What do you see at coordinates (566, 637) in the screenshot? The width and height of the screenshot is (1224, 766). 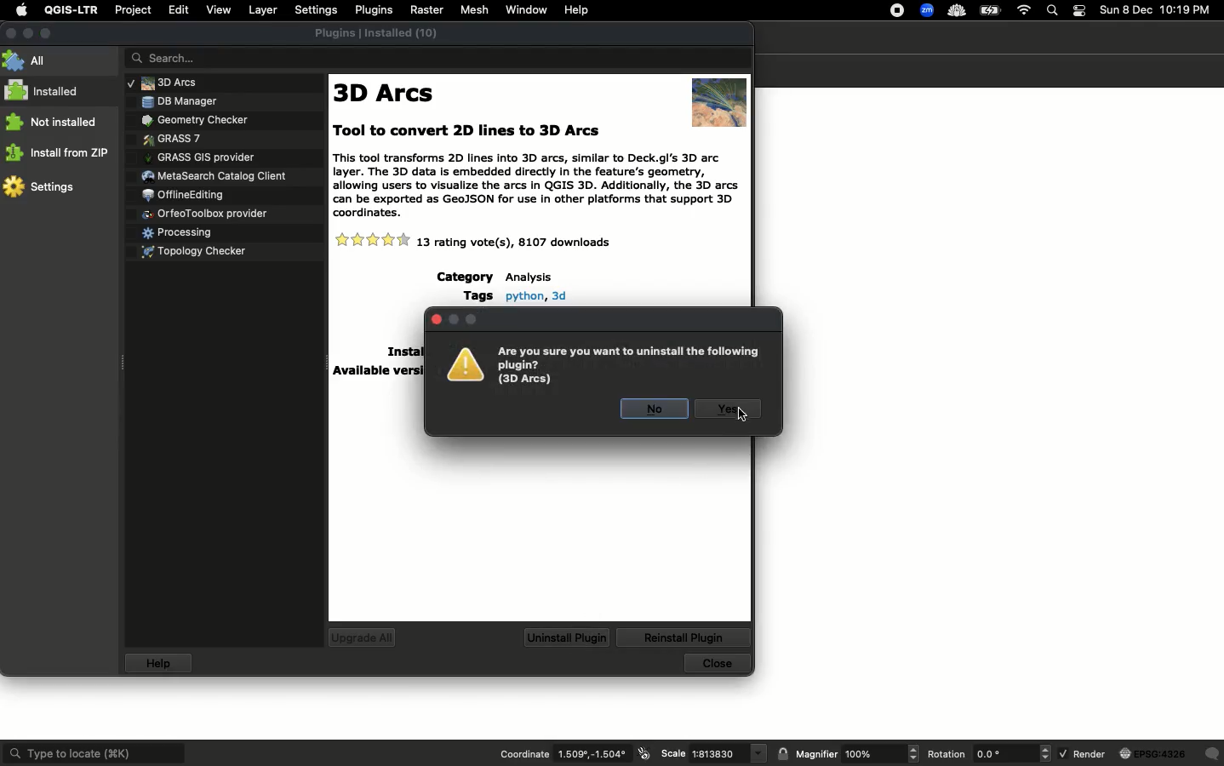 I see `Uninstall plugins` at bounding box center [566, 637].